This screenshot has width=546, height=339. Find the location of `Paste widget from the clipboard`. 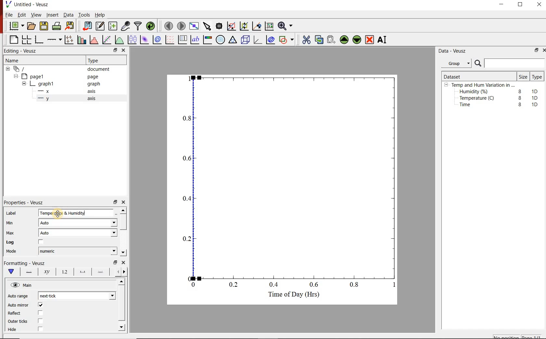

Paste widget from the clipboard is located at coordinates (331, 39).